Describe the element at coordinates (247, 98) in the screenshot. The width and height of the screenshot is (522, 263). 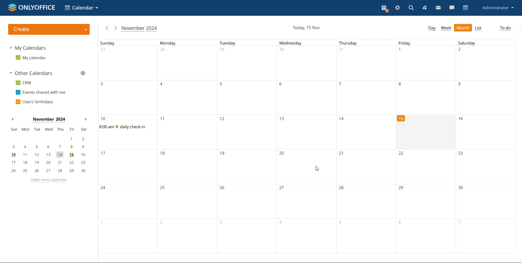
I see `cell for individual day` at that location.